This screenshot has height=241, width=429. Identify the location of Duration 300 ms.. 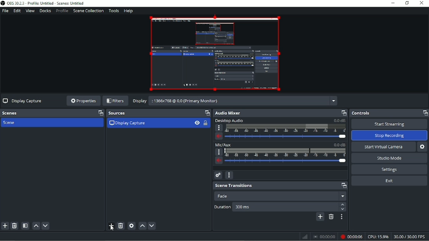
(286, 207).